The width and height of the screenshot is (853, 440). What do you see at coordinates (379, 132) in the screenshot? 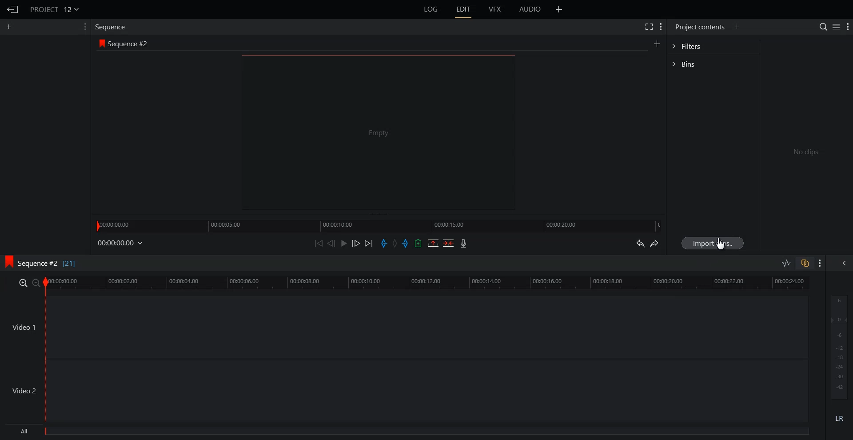
I see `Video Preview` at bounding box center [379, 132].